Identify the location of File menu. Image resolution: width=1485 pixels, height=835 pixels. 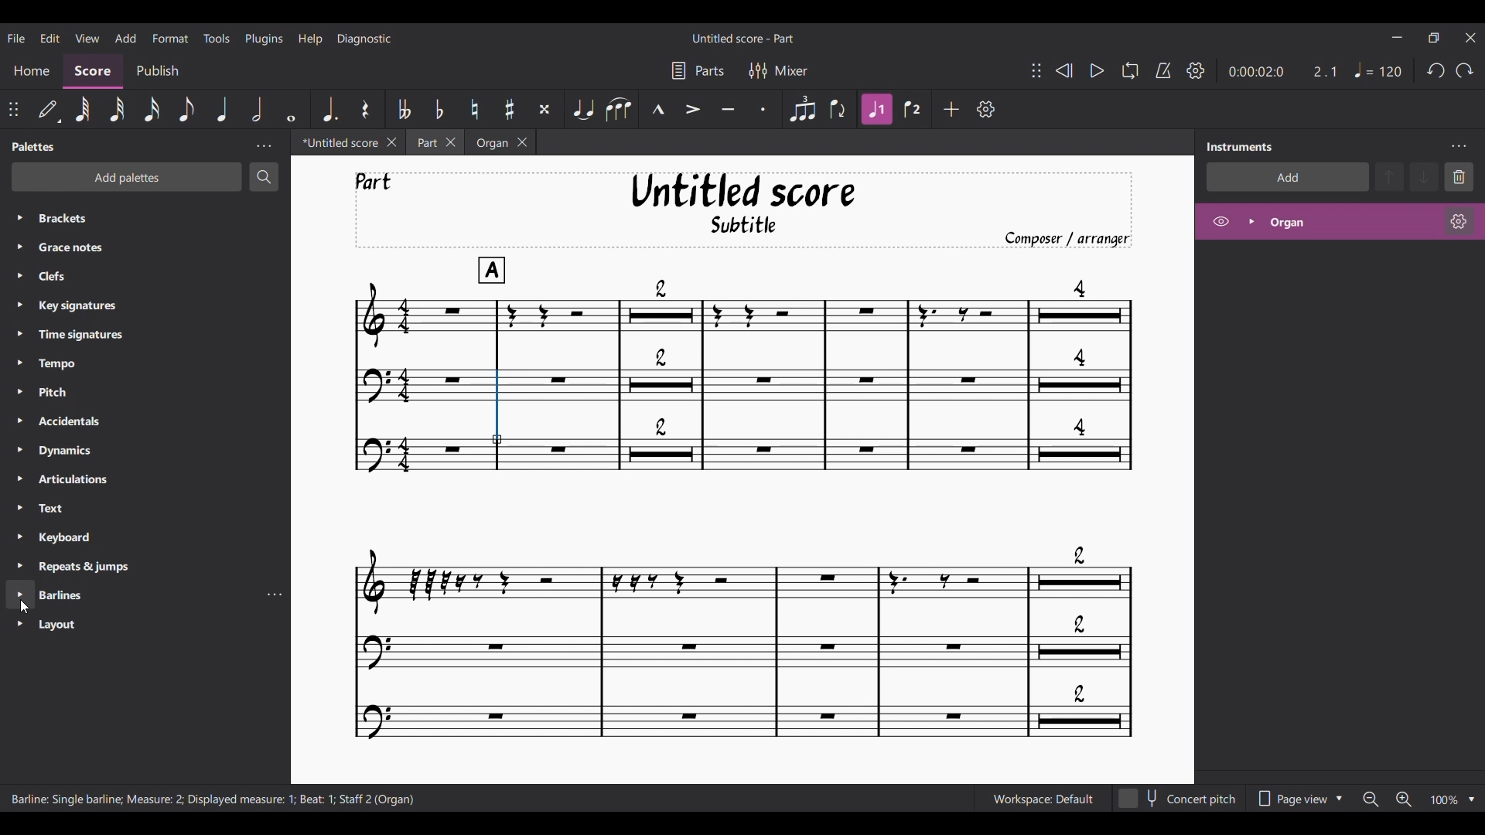
(16, 37).